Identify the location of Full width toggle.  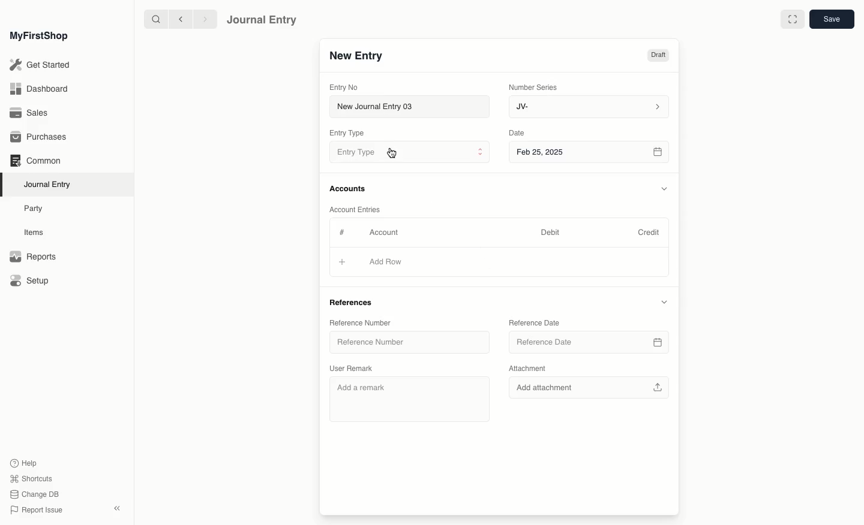
(791, 20).